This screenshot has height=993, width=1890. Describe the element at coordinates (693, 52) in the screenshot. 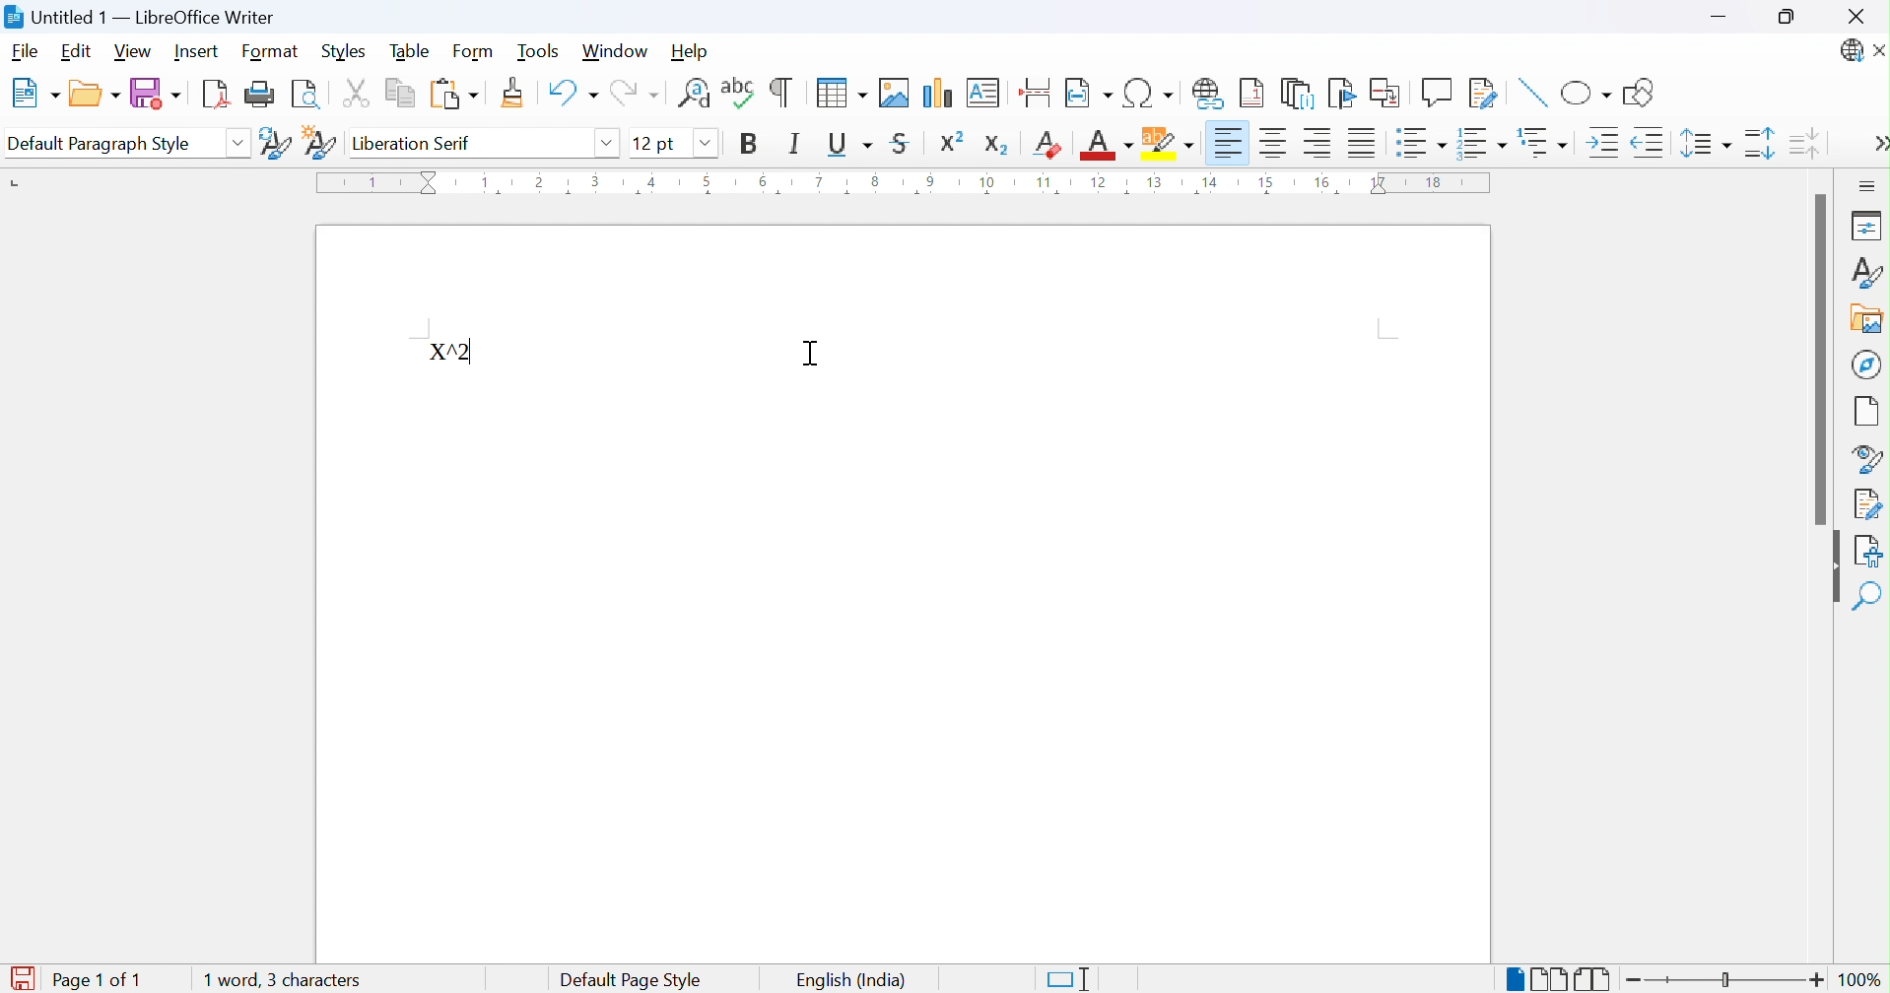

I see `Help` at that location.